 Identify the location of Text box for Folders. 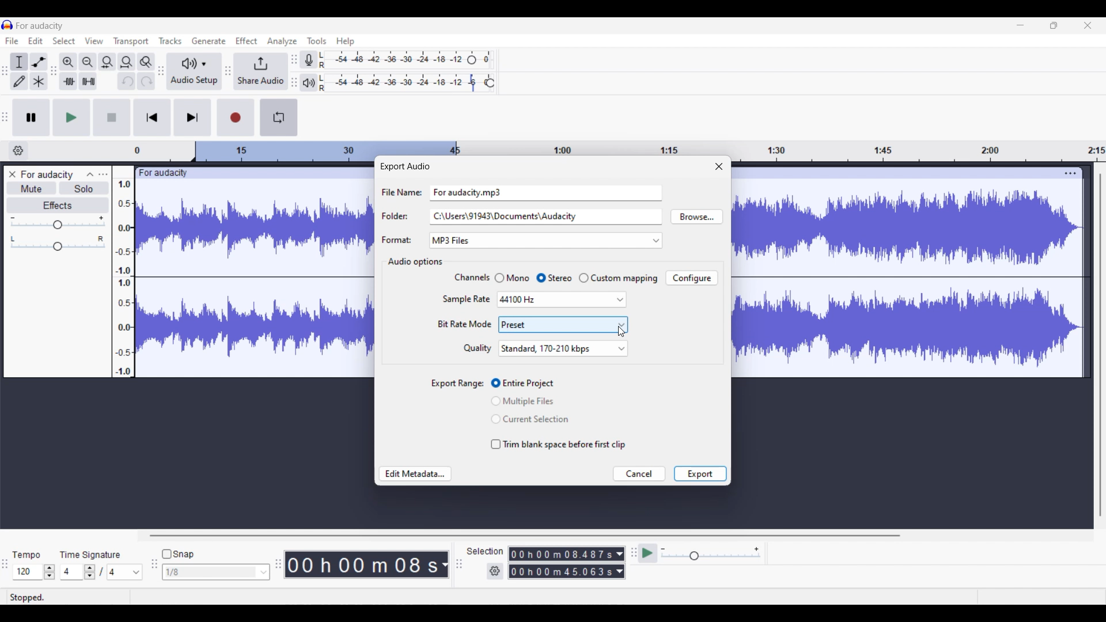
(545, 216).